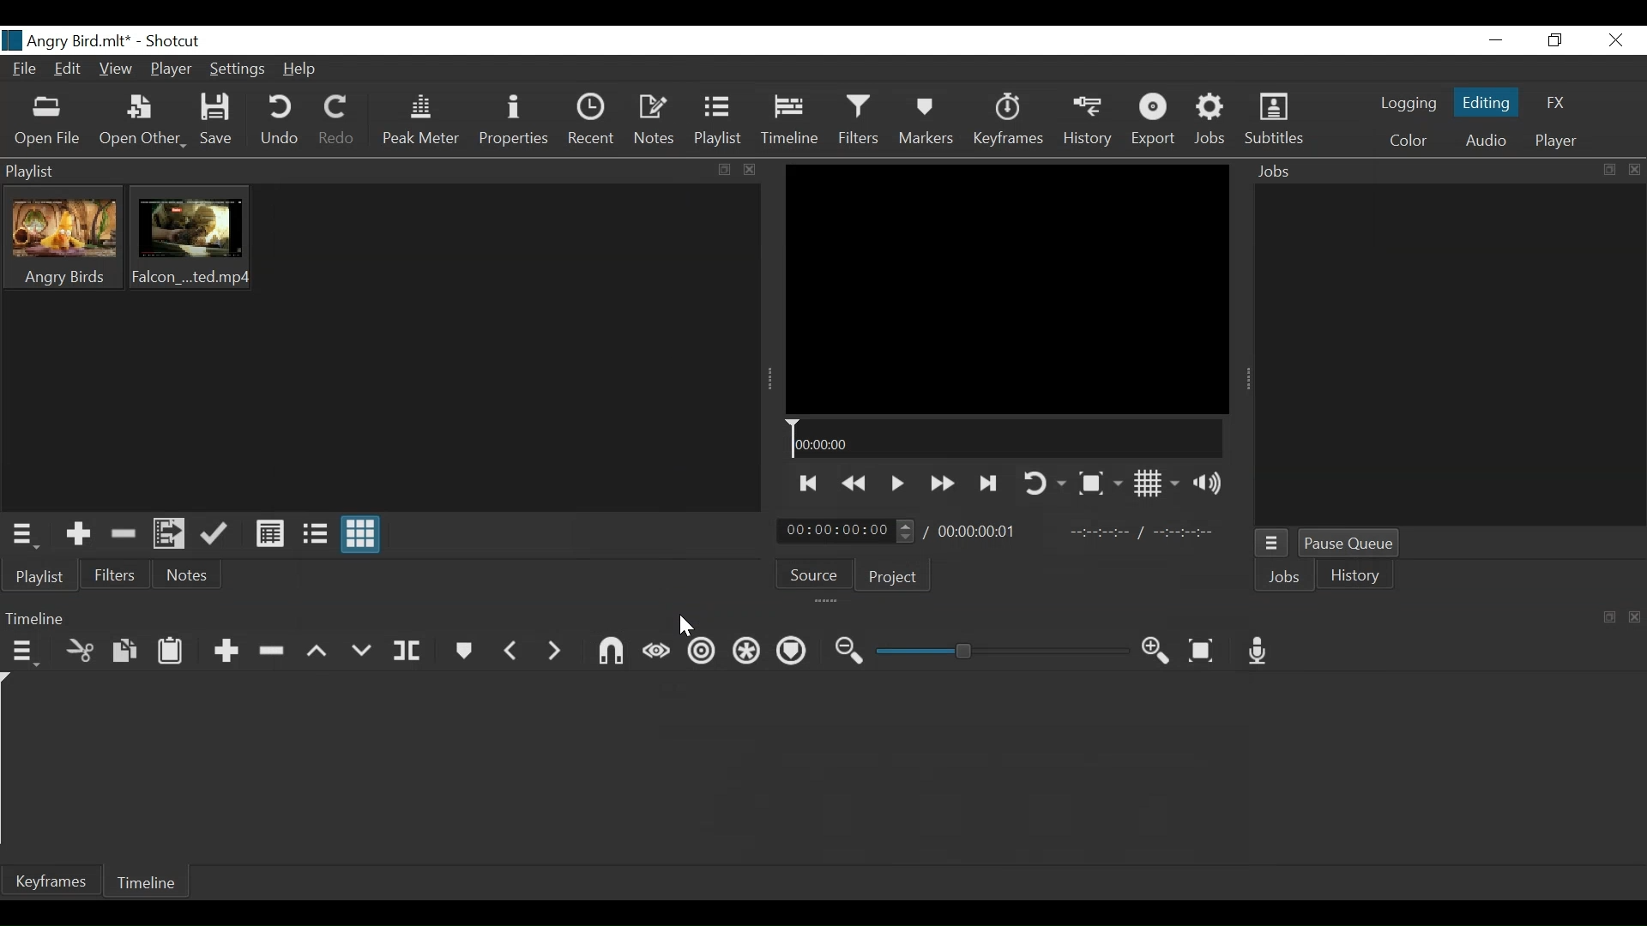 Image resolution: width=1647 pixels, height=926 pixels. I want to click on Total Duration, so click(984, 530).